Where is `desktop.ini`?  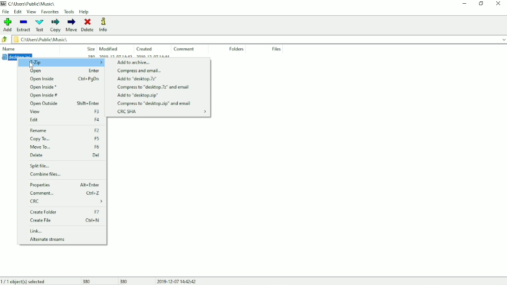 desktop.ini is located at coordinates (17, 56).